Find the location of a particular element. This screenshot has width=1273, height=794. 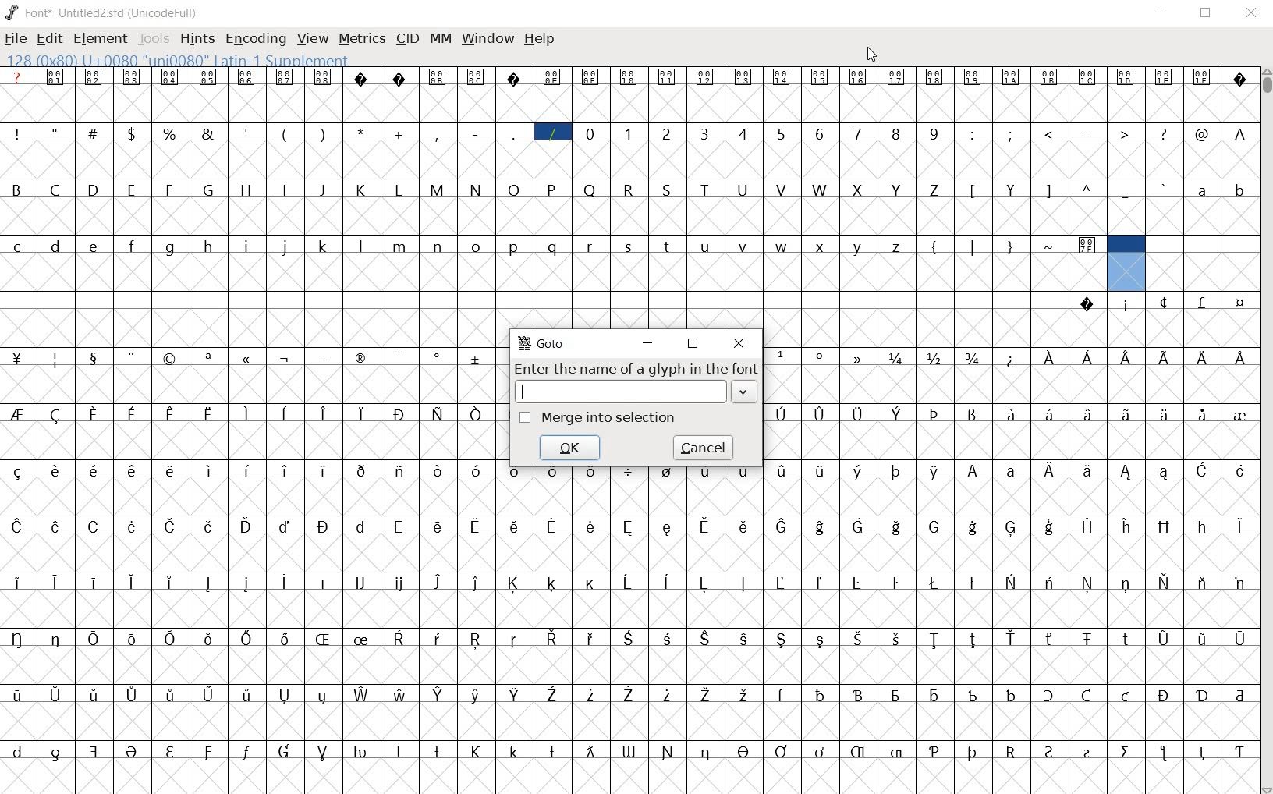

Symbol is located at coordinates (209, 76).